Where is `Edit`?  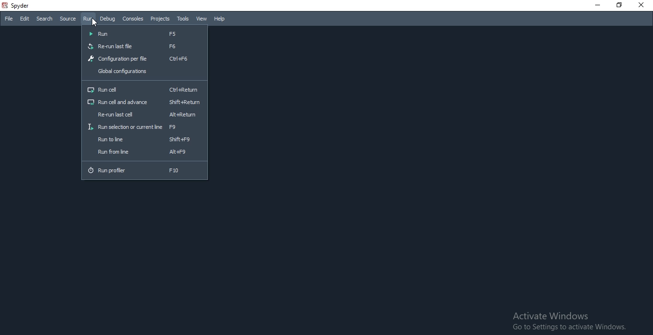 Edit is located at coordinates (25, 19).